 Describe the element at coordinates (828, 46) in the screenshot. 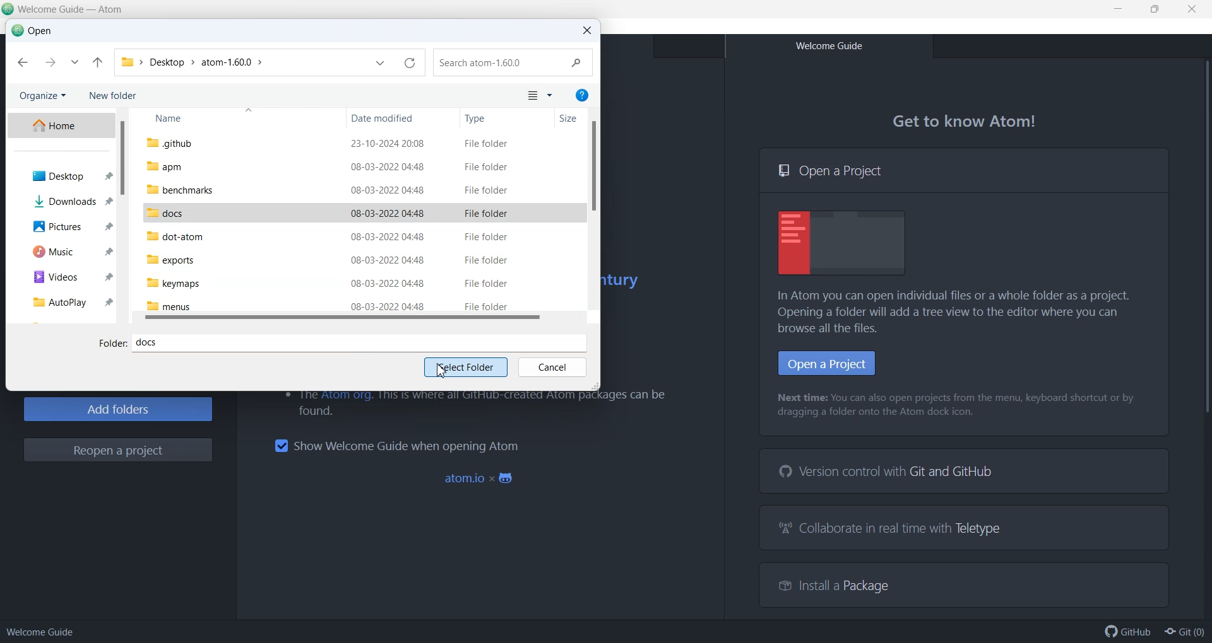

I see `Welcome Guide` at that location.